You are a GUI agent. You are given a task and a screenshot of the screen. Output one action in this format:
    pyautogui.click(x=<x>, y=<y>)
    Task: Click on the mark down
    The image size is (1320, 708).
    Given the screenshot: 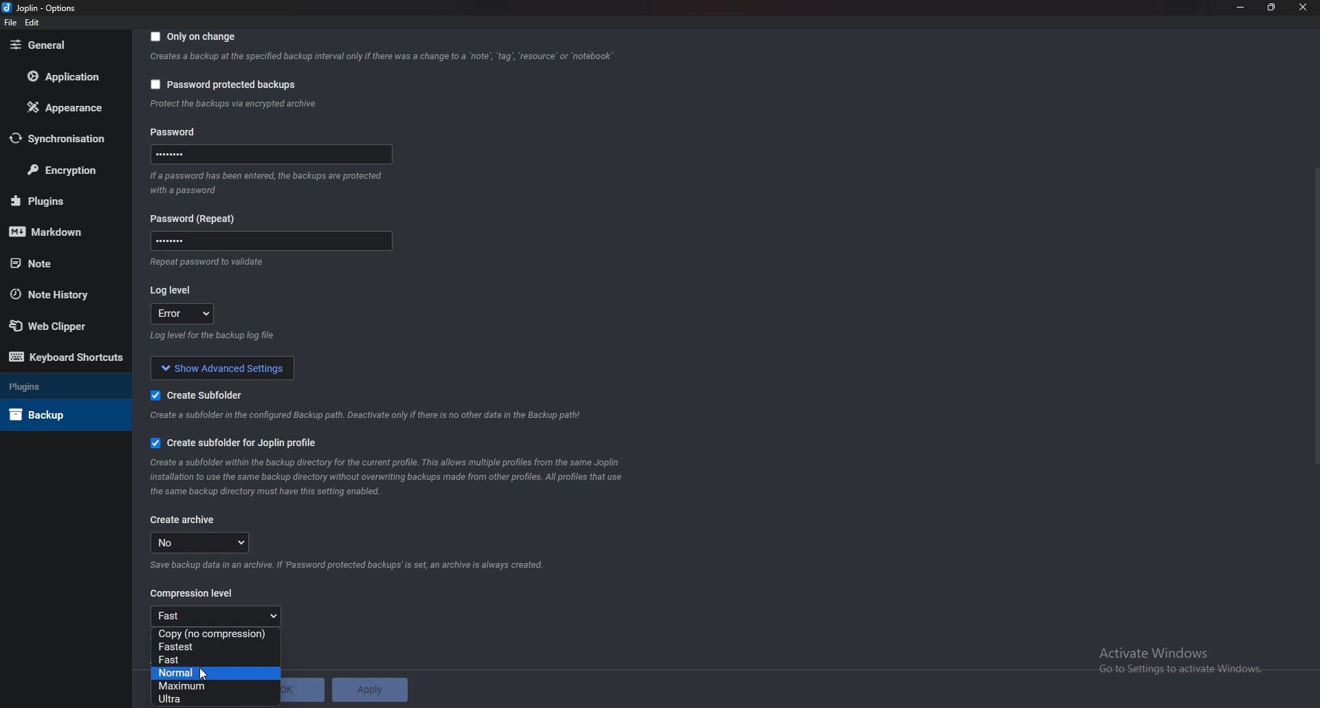 What is the action you would take?
    pyautogui.click(x=56, y=233)
    